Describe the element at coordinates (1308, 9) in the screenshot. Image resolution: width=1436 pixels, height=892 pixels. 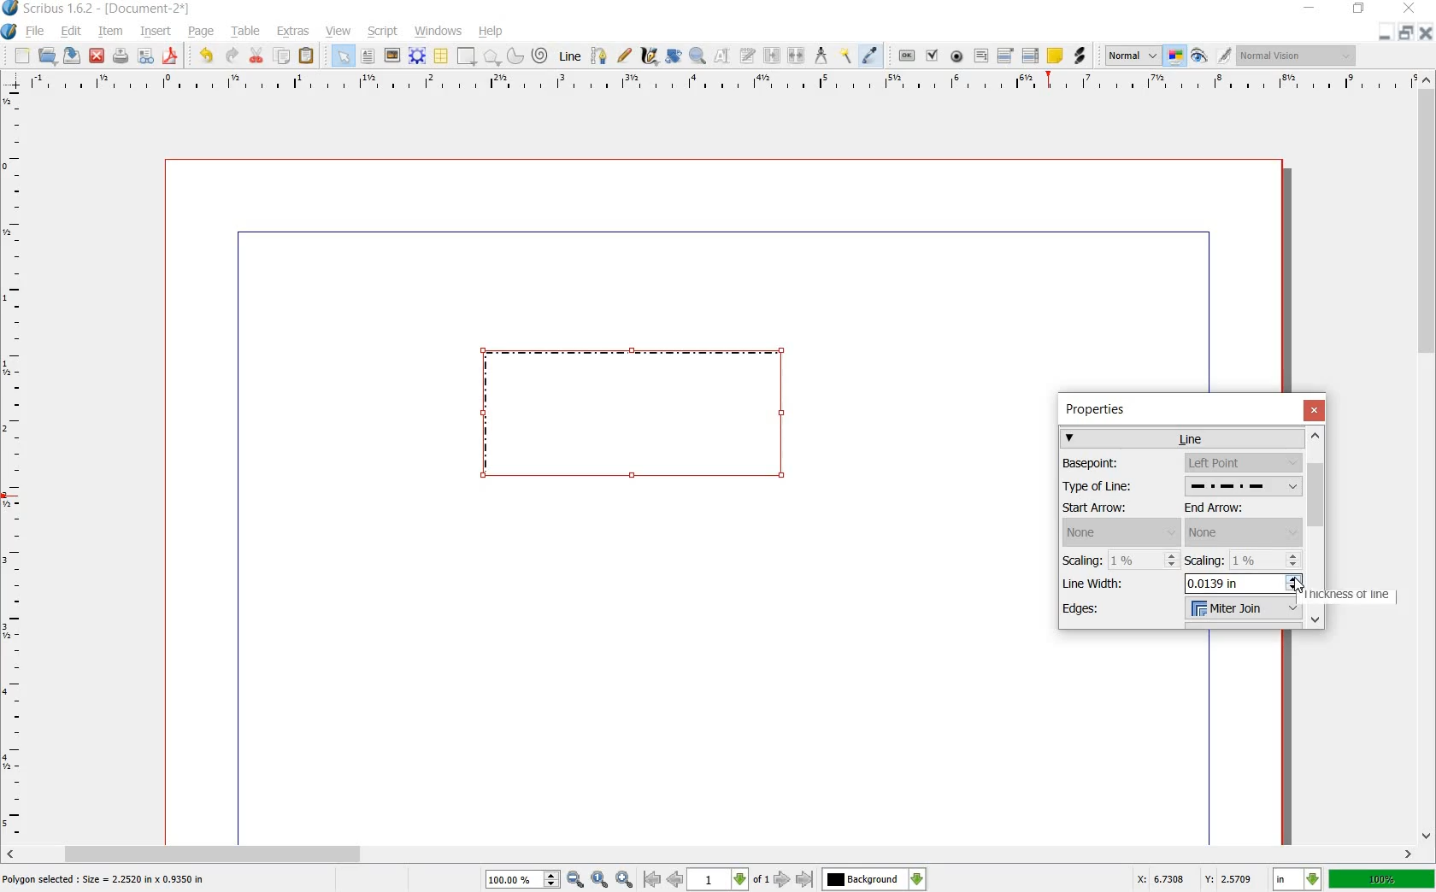
I see `MINIMIZE` at that location.